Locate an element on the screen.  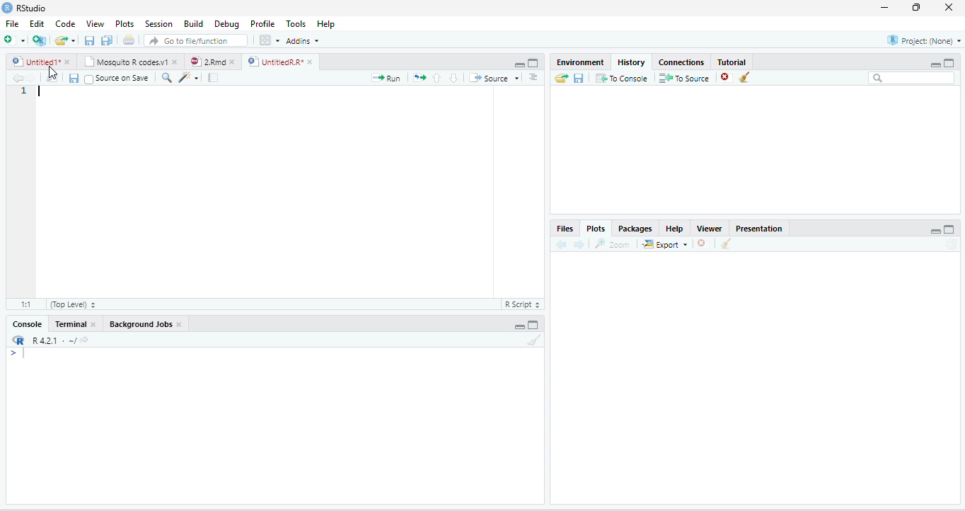
Compile Report is located at coordinates (213, 78).